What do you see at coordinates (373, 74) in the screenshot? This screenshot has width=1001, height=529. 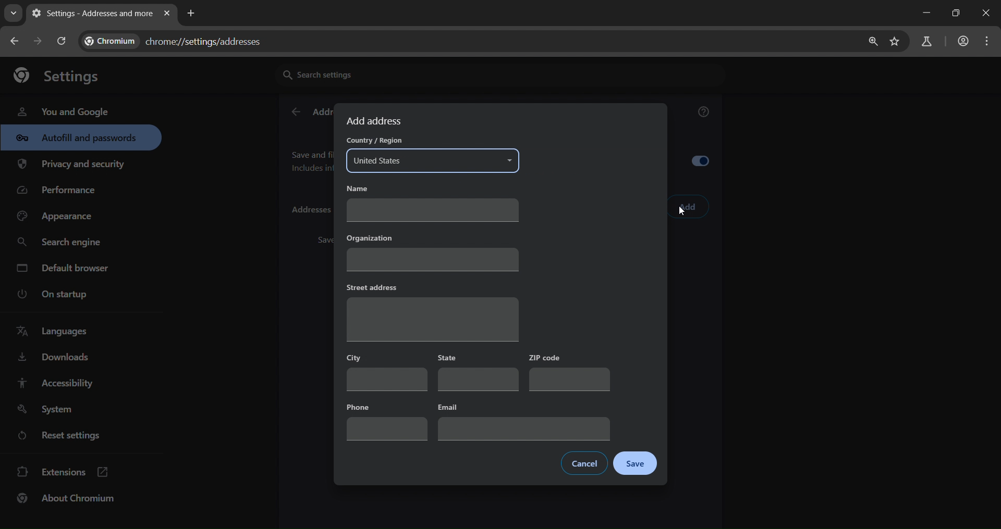 I see `search settings` at bounding box center [373, 74].